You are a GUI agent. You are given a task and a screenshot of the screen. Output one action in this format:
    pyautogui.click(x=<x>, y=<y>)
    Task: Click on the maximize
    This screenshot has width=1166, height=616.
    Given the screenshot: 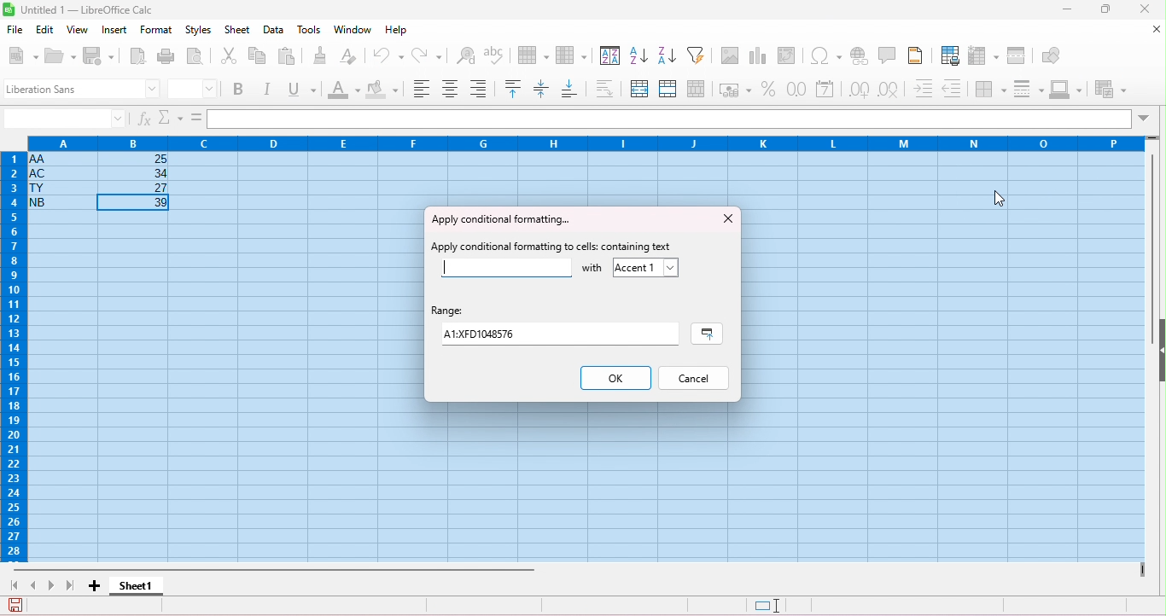 What is the action you would take?
    pyautogui.click(x=1104, y=9)
    